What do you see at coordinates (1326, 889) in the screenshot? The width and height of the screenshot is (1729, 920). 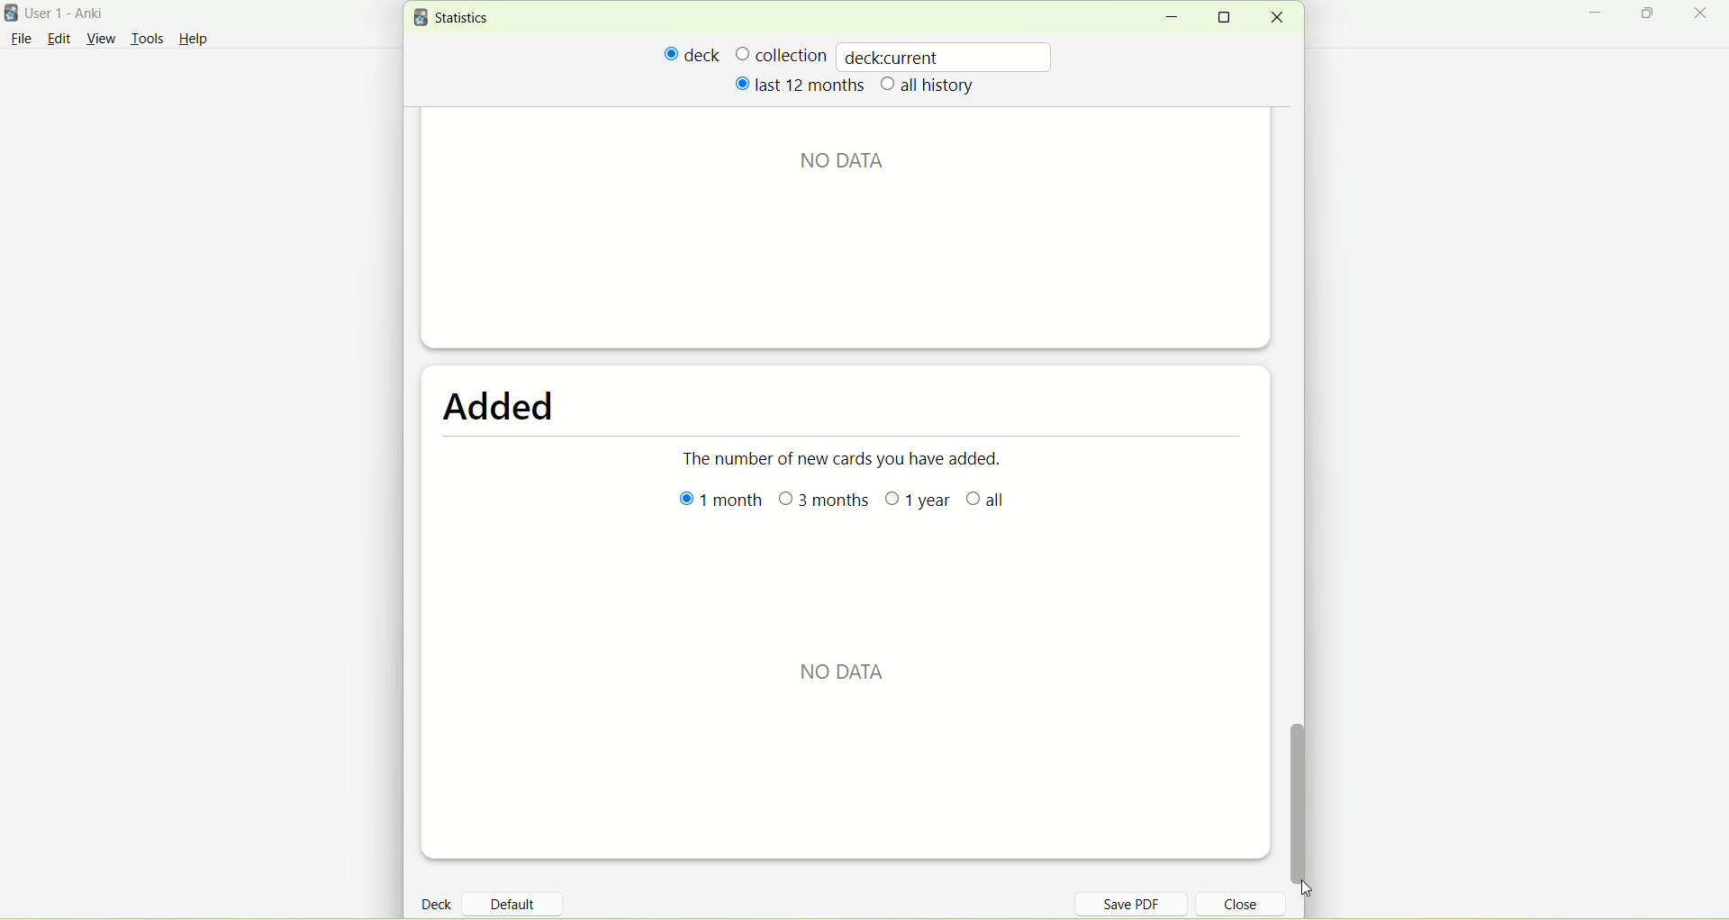 I see `cursor` at bounding box center [1326, 889].